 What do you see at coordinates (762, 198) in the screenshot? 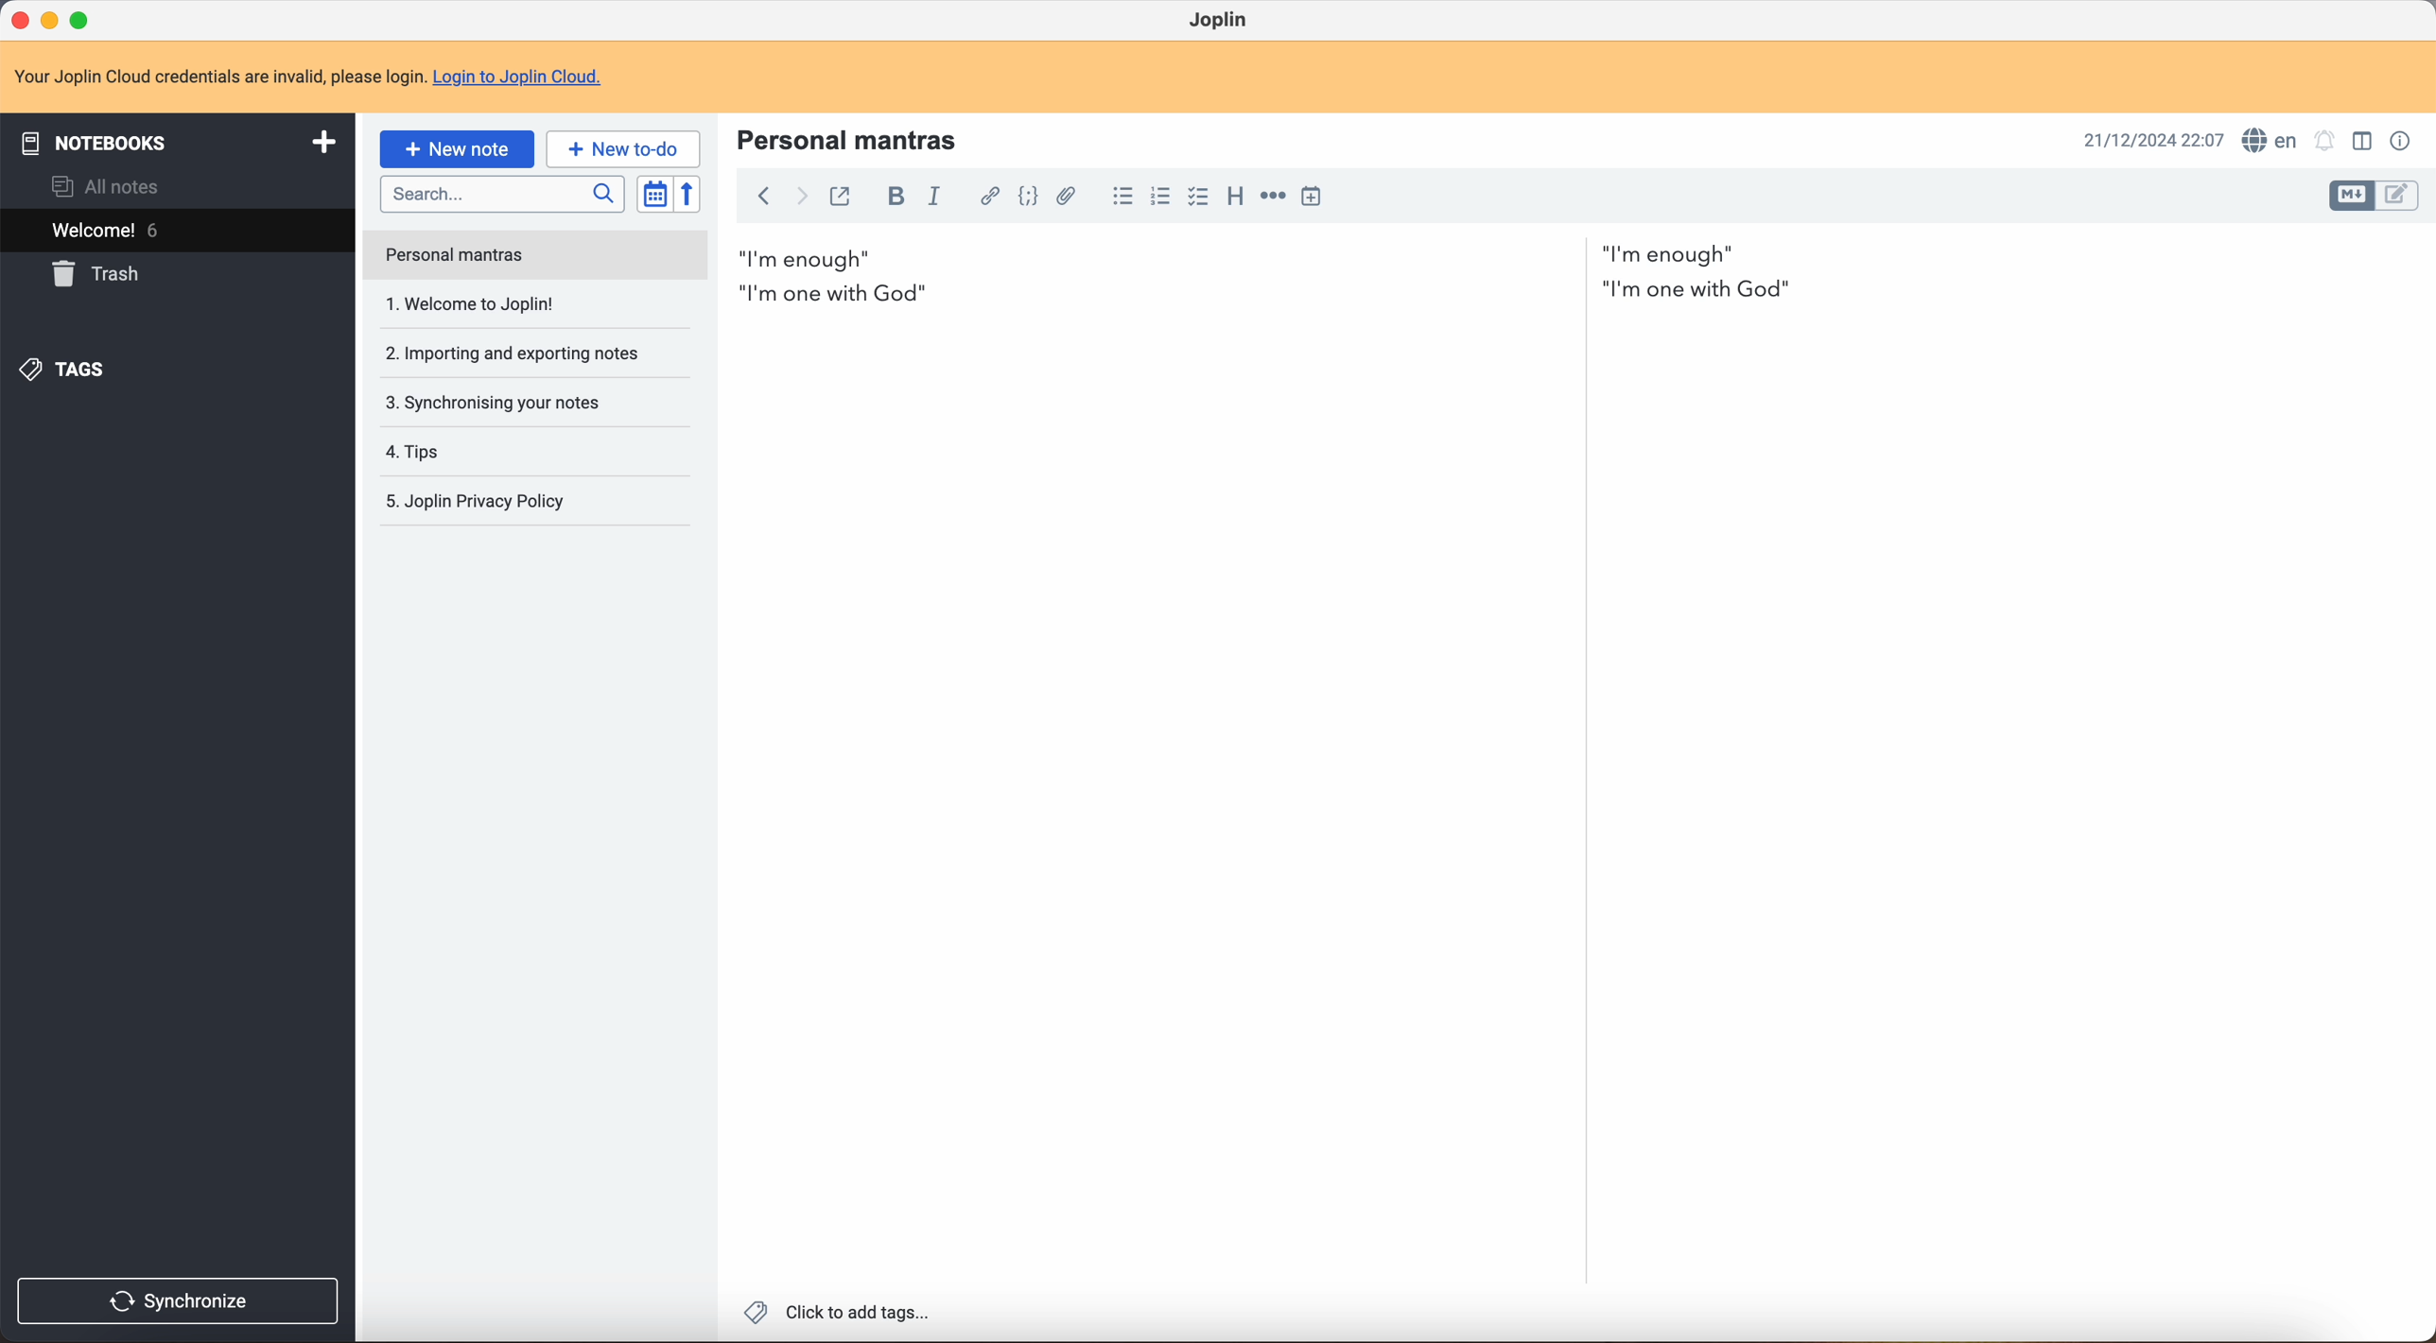
I see `back` at bounding box center [762, 198].